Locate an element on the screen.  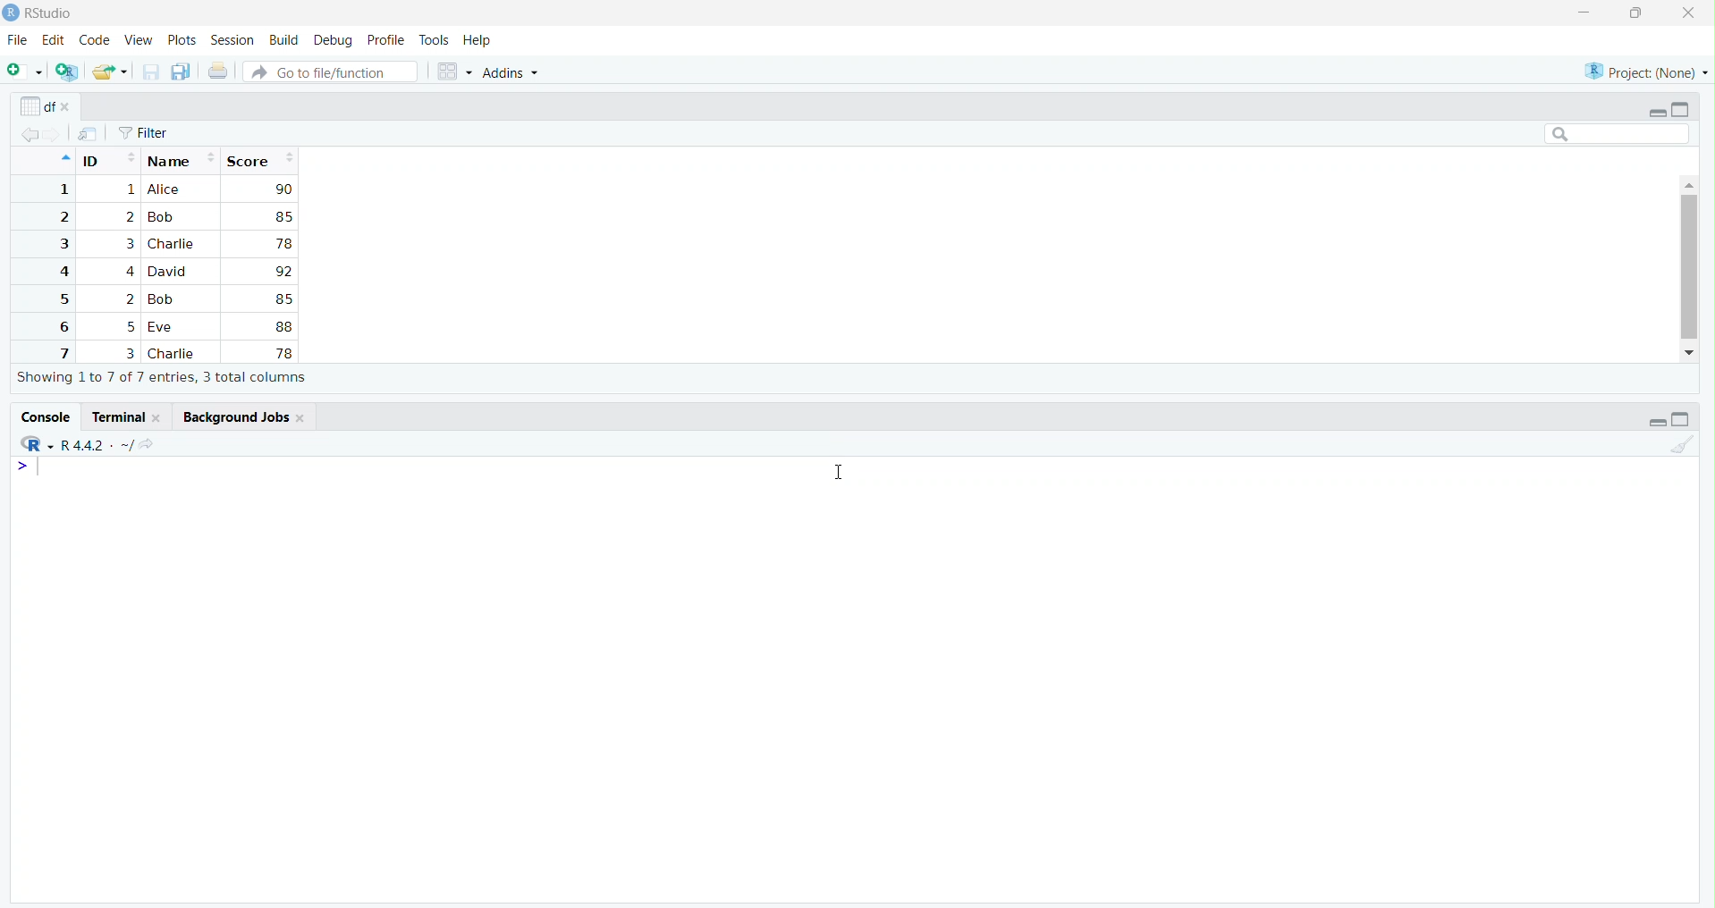
console is located at coordinates (45, 416).